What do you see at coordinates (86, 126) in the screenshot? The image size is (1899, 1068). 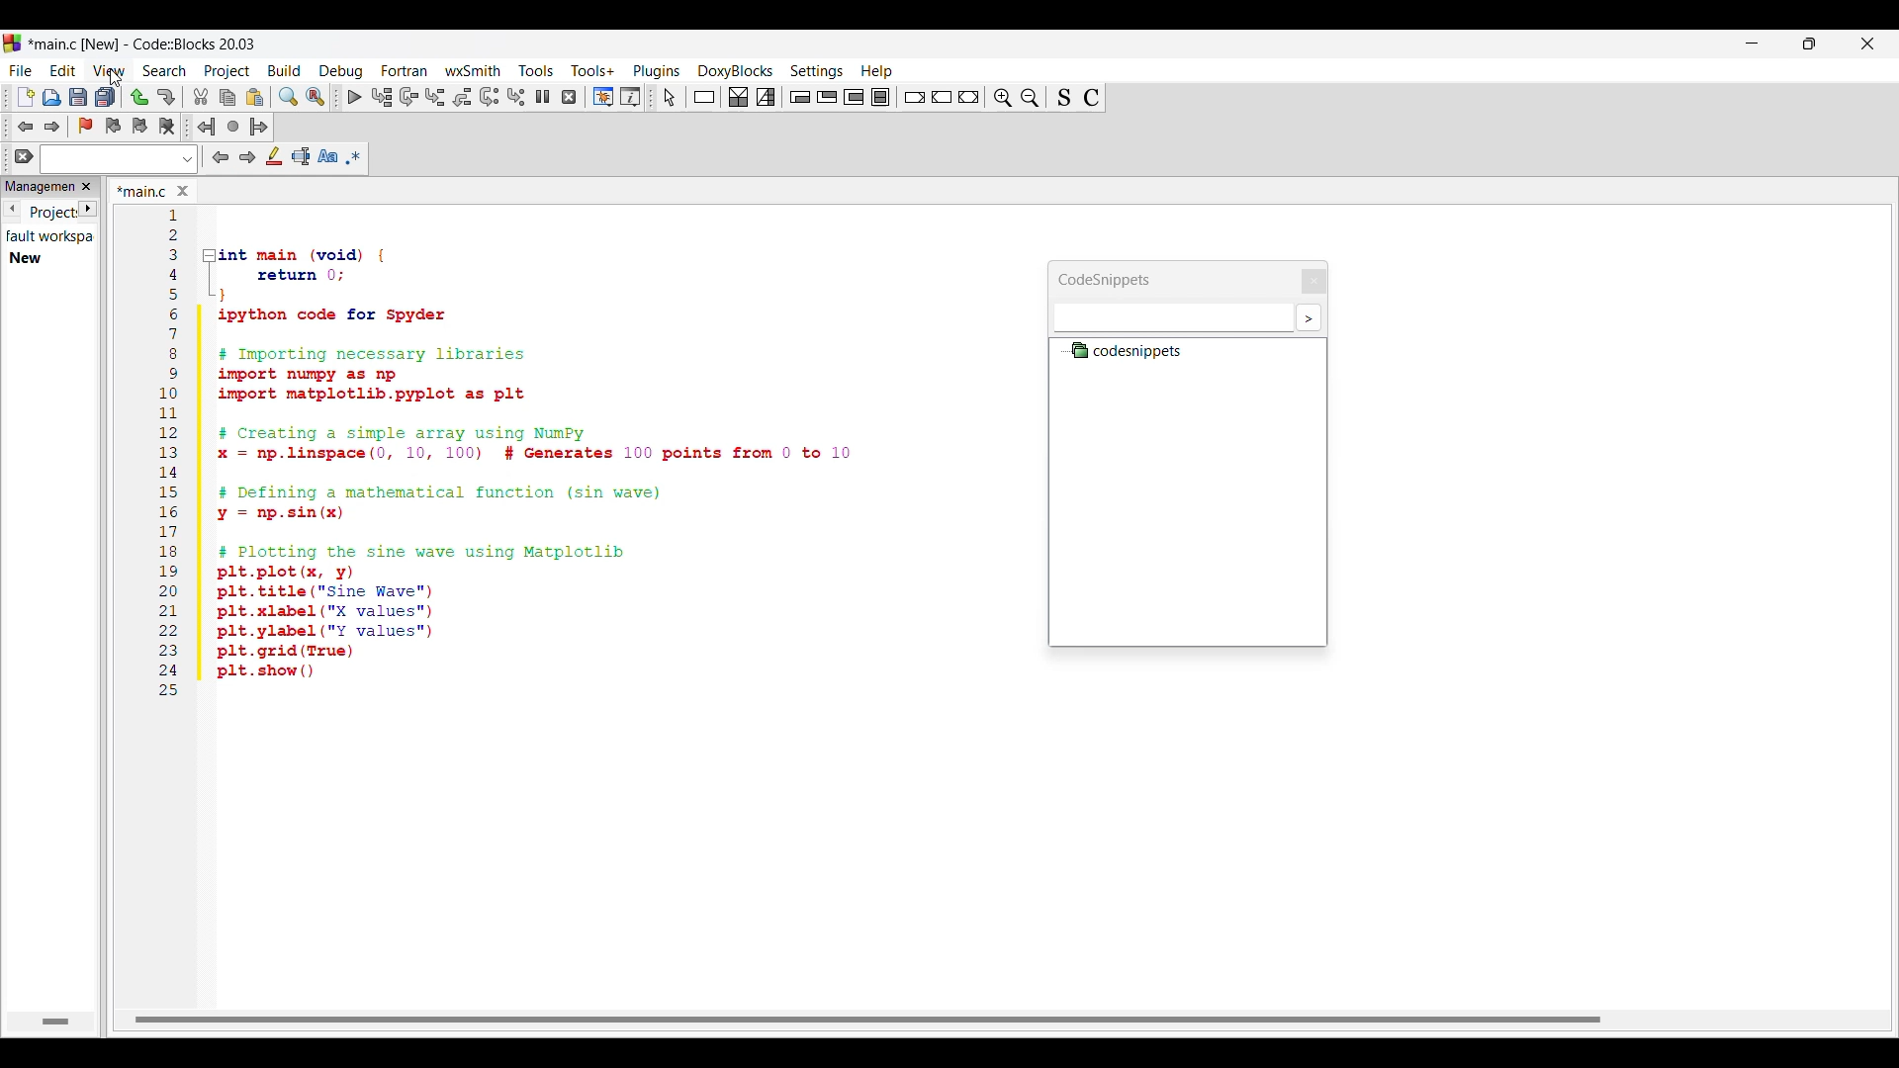 I see `Toggle bookmark` at bounding box center [86, 126].